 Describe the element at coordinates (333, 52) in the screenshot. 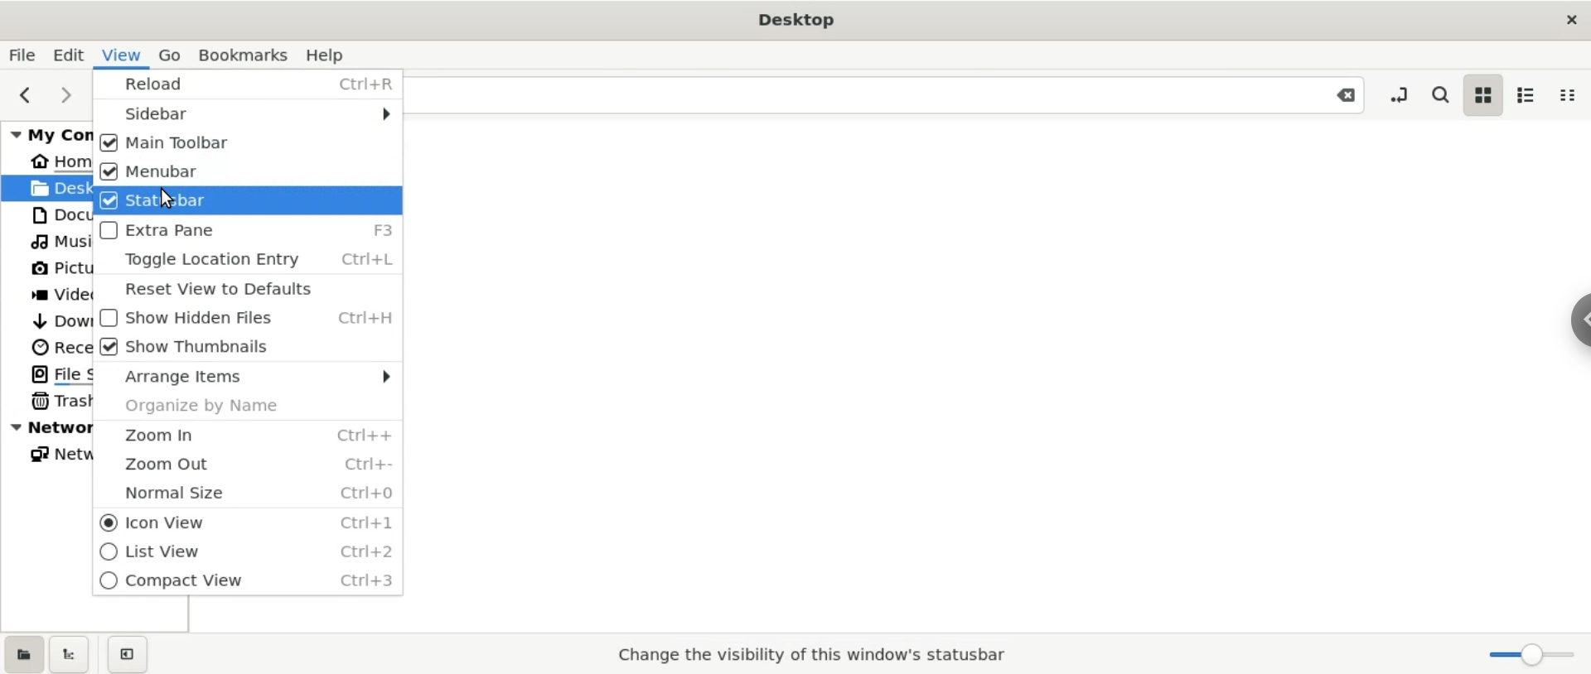

I see `Help` at that location.